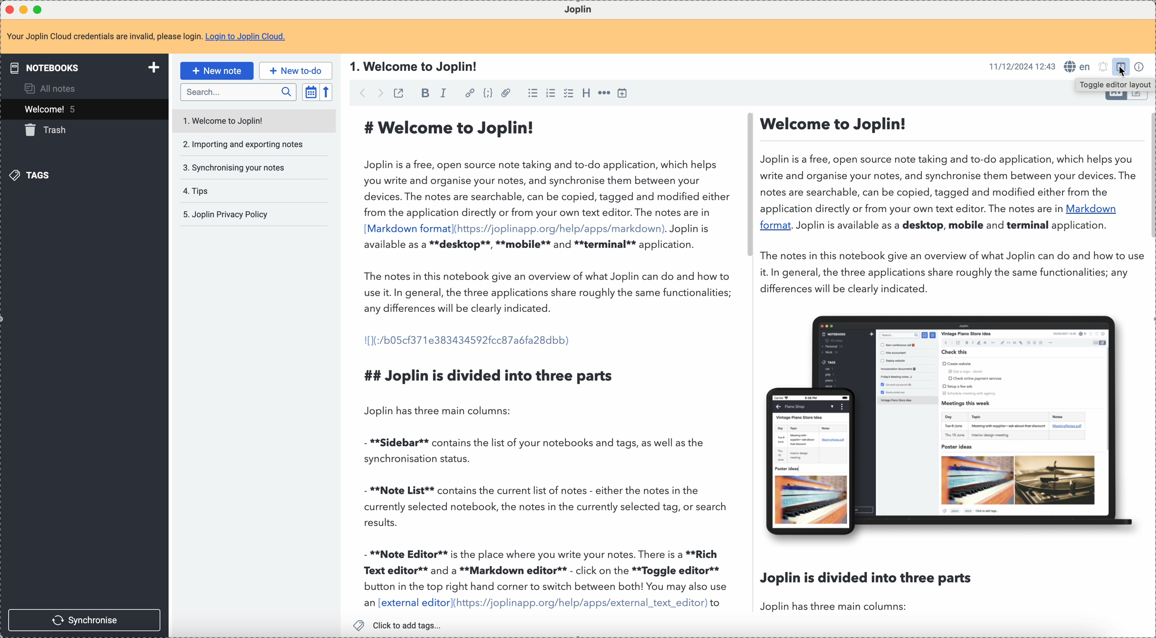 Image resolution: width=1156 pixels, height=638 pixels. I want to click on welcome, so click(83, 109).